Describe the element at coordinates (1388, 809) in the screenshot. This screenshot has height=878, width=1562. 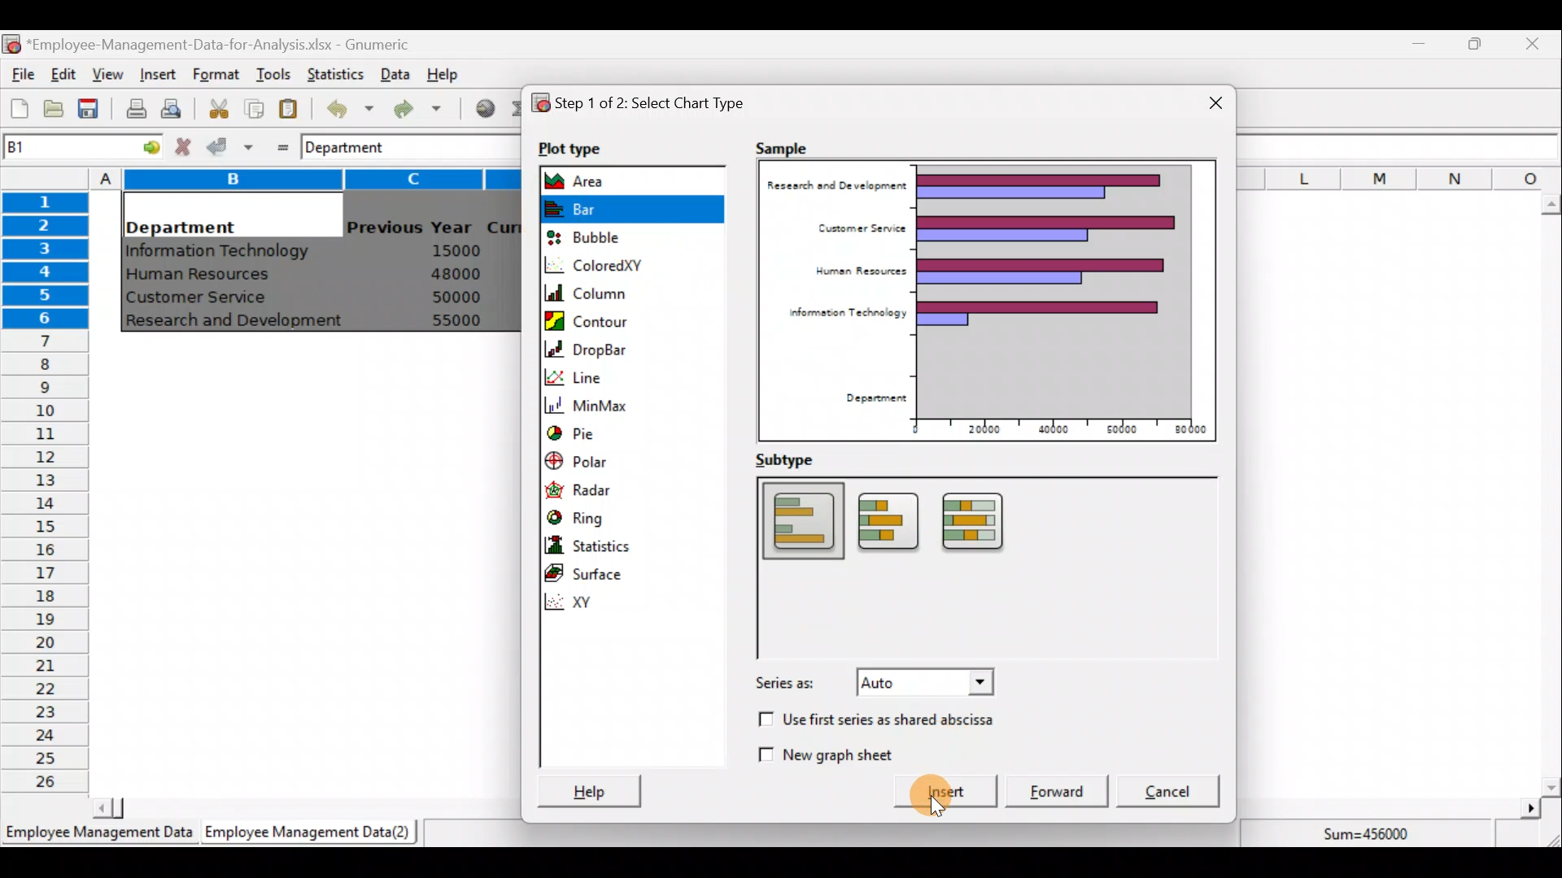
I see `Scroll bar` at that location.